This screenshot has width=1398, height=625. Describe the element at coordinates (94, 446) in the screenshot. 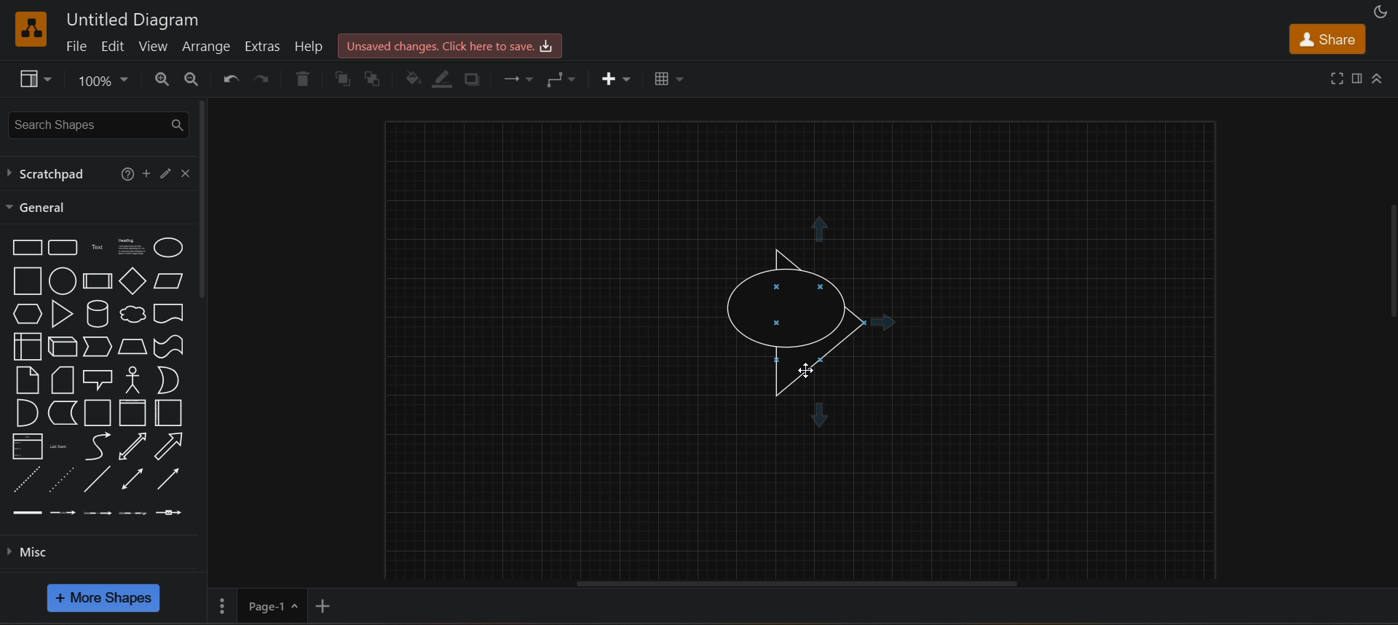

I see `curve` at that location.